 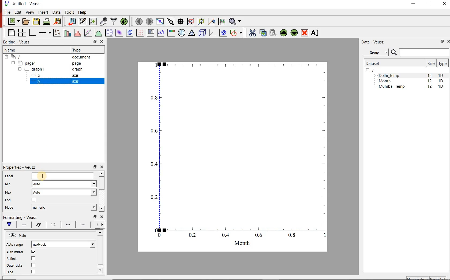 What do you see at coordinates (70, 12) in the screenshot?
I see `Tools` at bounding box center [70, 12].